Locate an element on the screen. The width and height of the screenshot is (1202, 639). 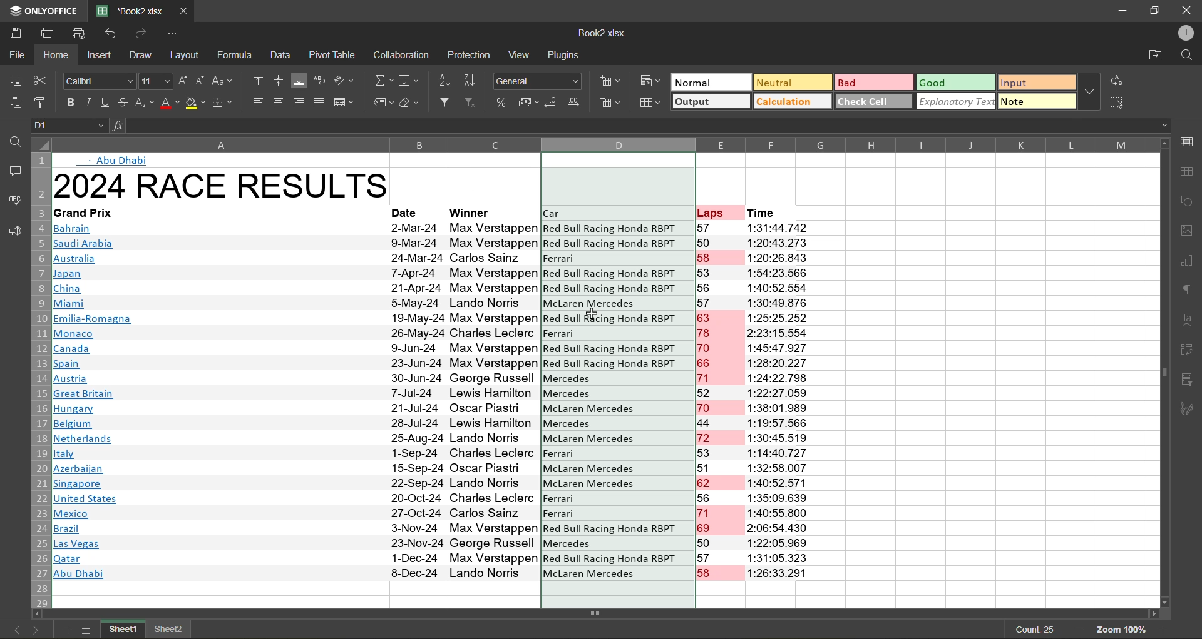
Bl Austria 30-Jun-24 George Russell Mercedes 71 1:24:22.798 is located at coordinates (432, 378).